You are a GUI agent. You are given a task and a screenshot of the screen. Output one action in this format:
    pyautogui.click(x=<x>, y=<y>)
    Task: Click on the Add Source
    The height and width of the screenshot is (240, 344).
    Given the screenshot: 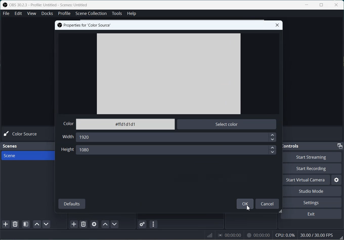 What is the action you would take?
    pyautogui.click(x=74, y=224)
    